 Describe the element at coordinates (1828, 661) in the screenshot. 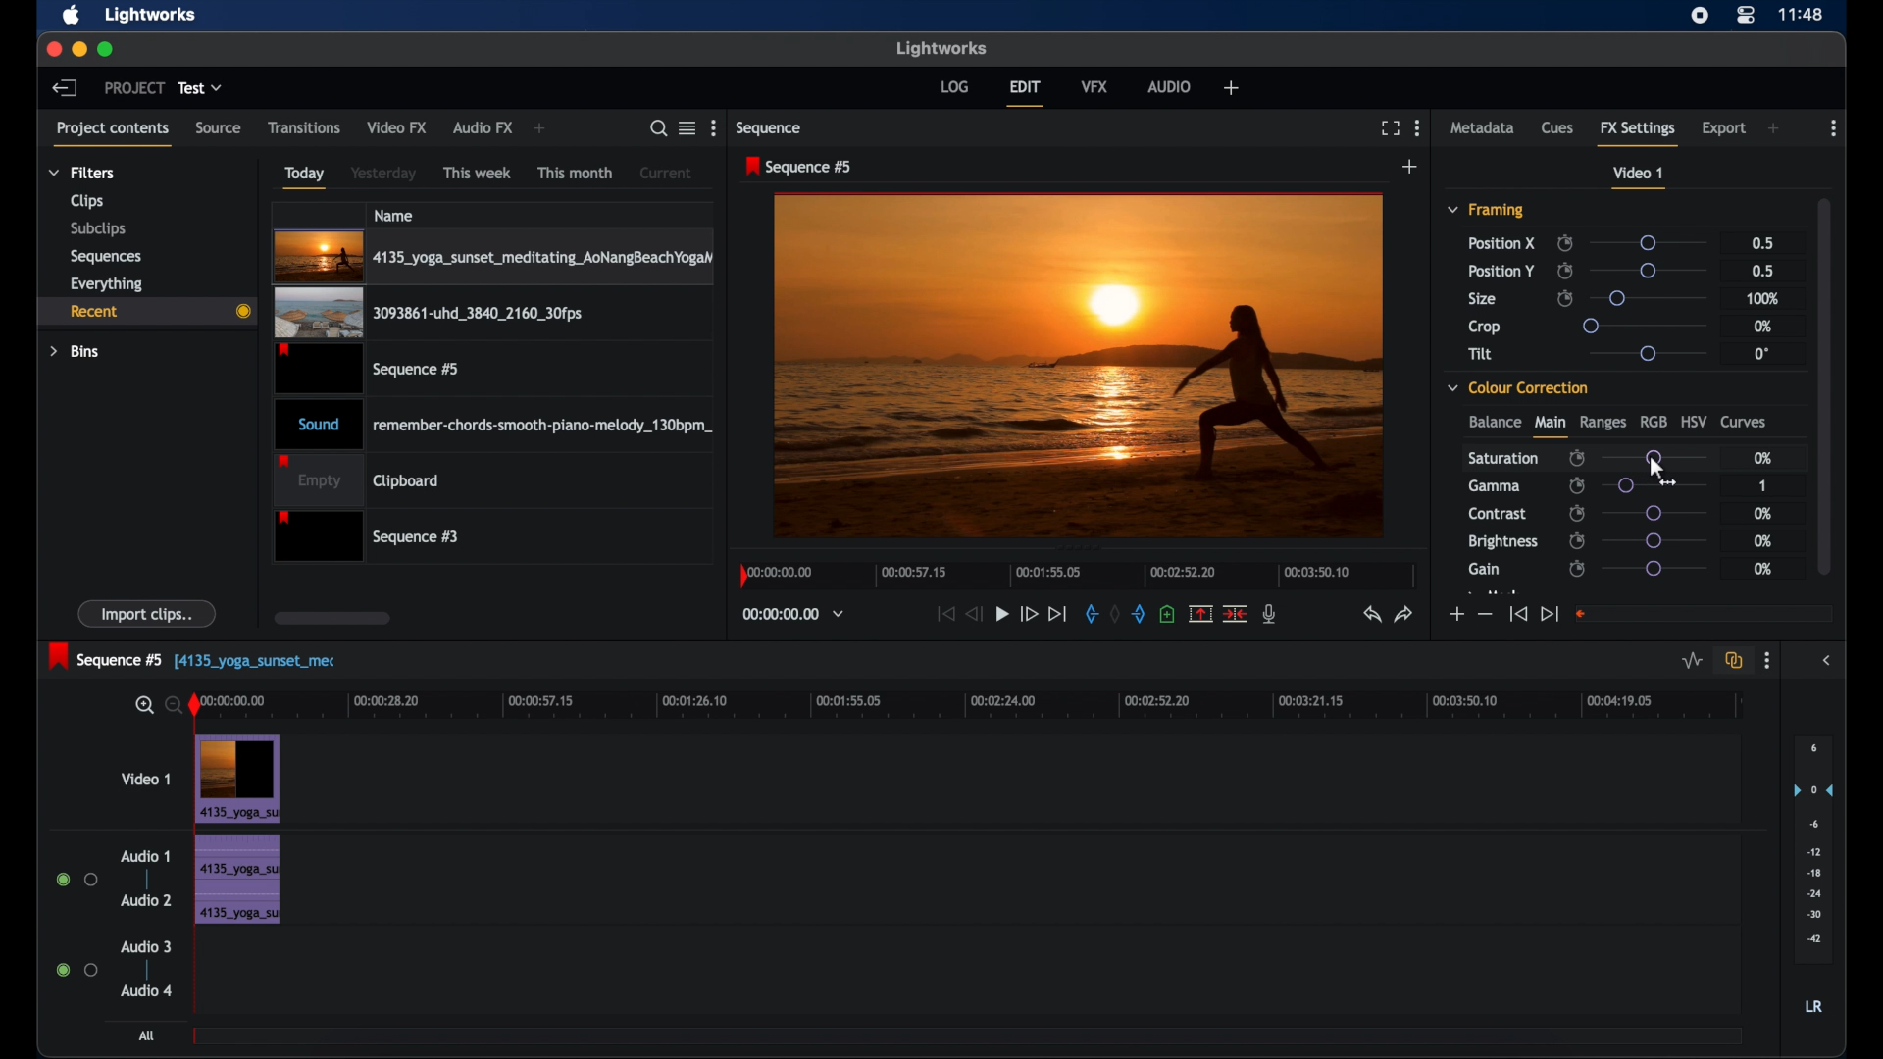

I see `sidebar` at that location.